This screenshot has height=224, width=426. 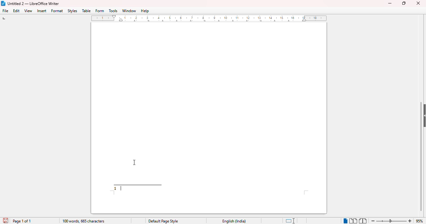 What do you see at coordinates (42, 11) in the screenshot?
I see `insert` at bounding box center [42, 11].